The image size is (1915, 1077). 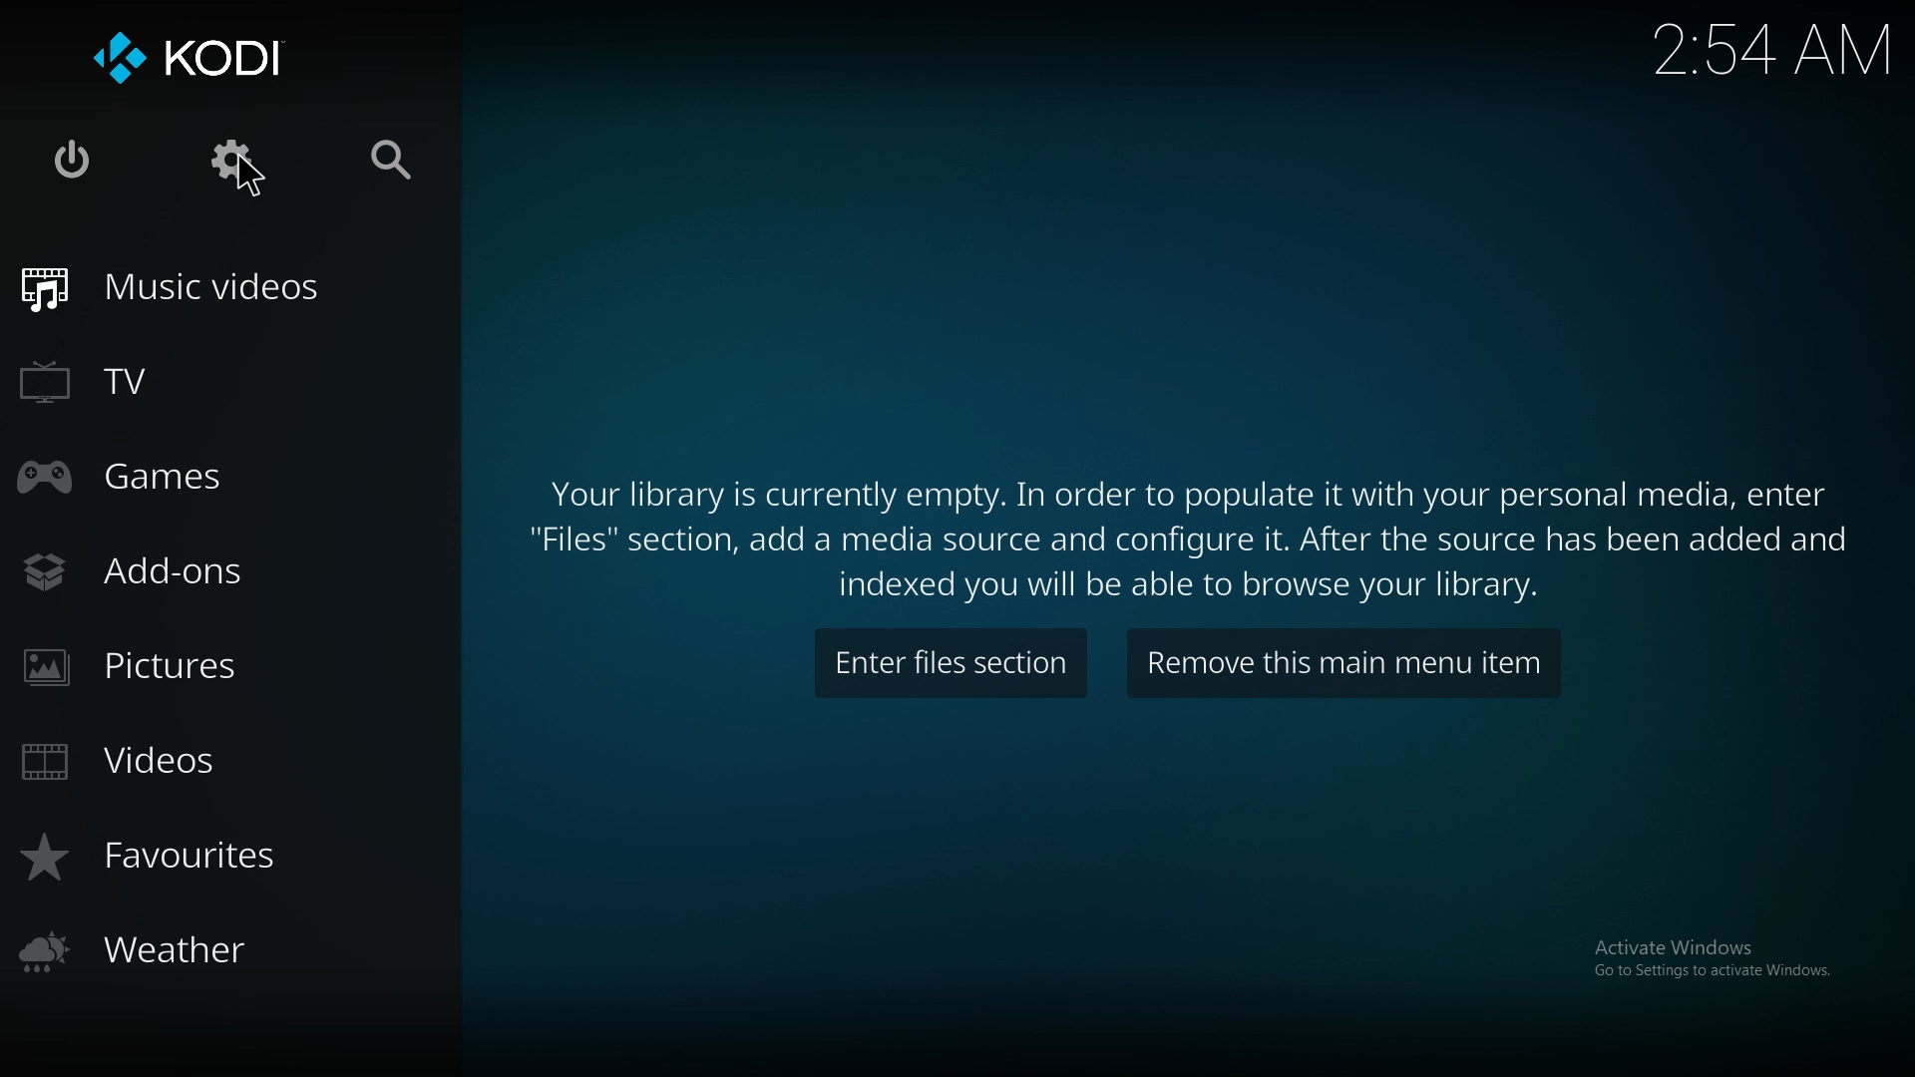 What do you see at coordinates (194, 58) in the screenshot?
I see `kodi` at bounding box center [194, 58].